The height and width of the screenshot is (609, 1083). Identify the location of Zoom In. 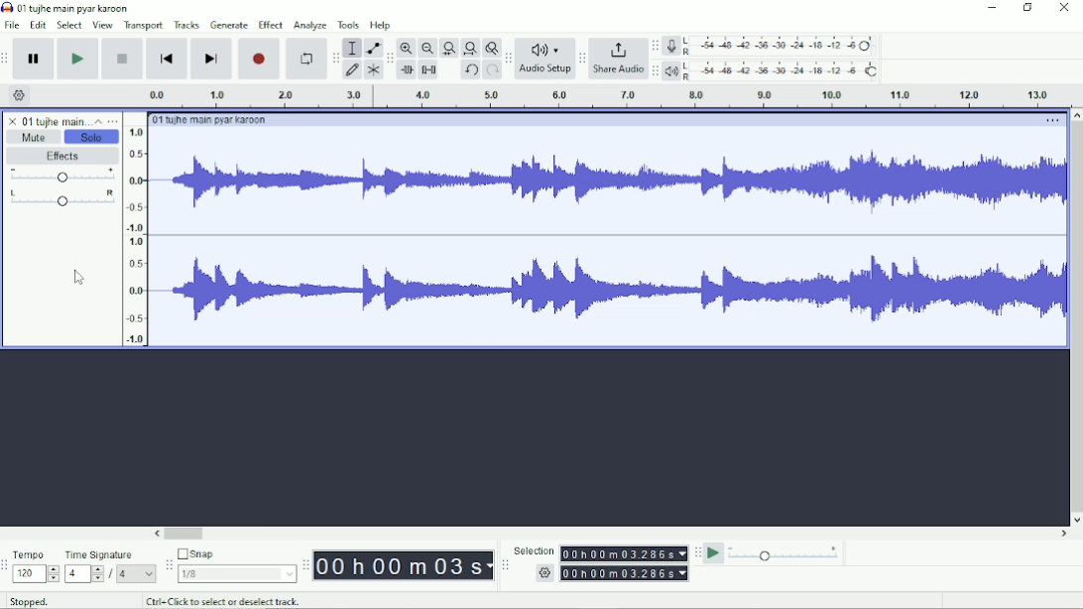
(406, 49).